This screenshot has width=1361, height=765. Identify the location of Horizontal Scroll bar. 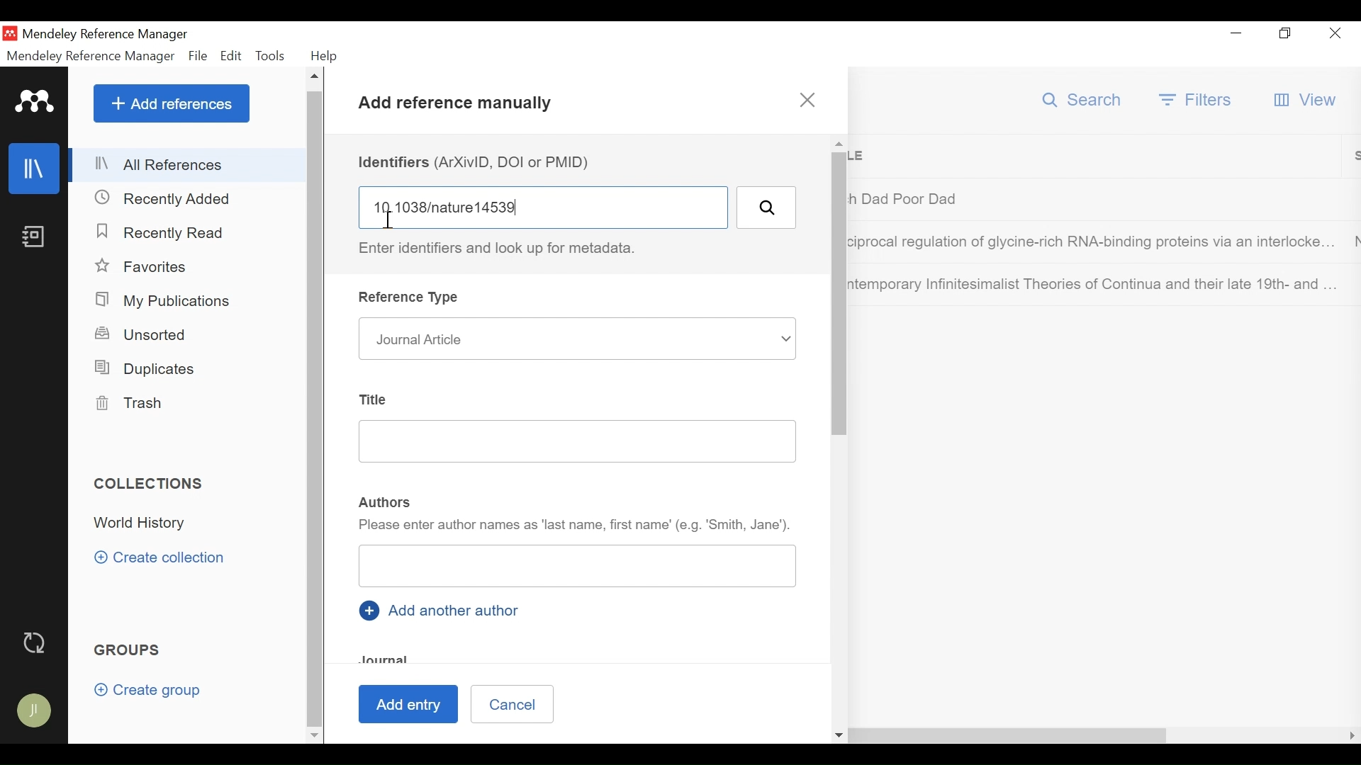
(755, 736).